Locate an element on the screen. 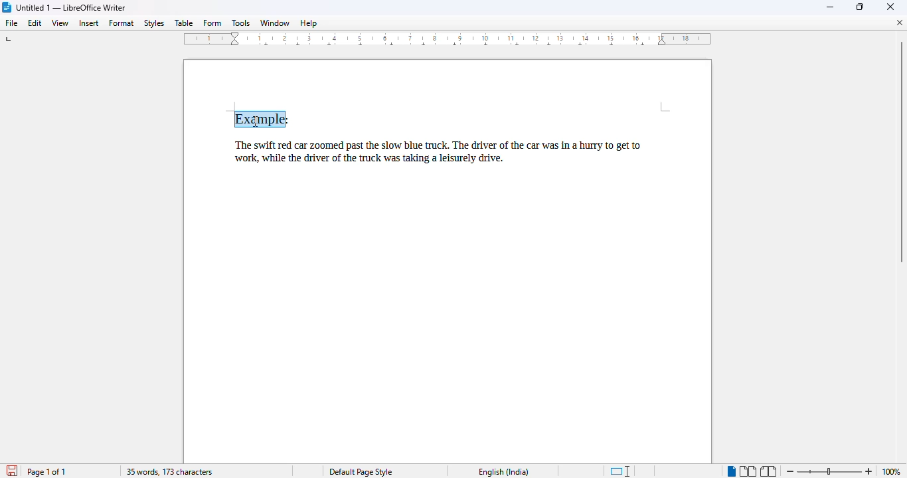 The image size is (907, 478). zoom out is located at coordinates (790, 471).